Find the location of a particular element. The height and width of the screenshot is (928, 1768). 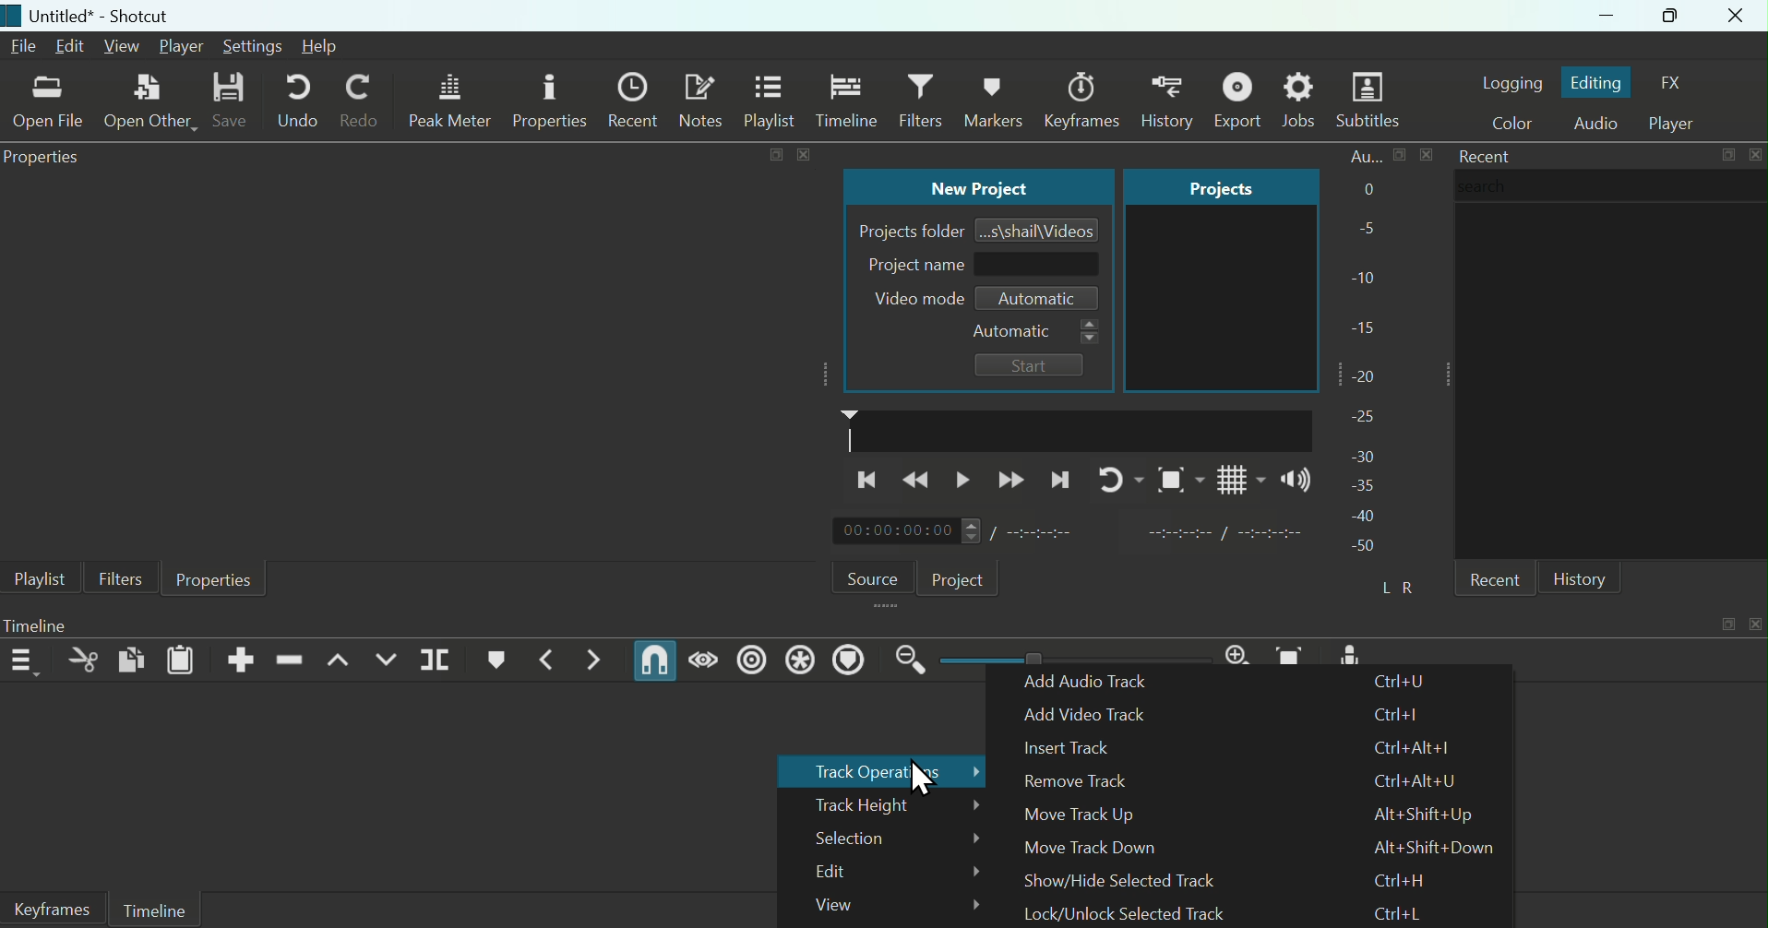

-50 is located at coordinates (1363, 547).